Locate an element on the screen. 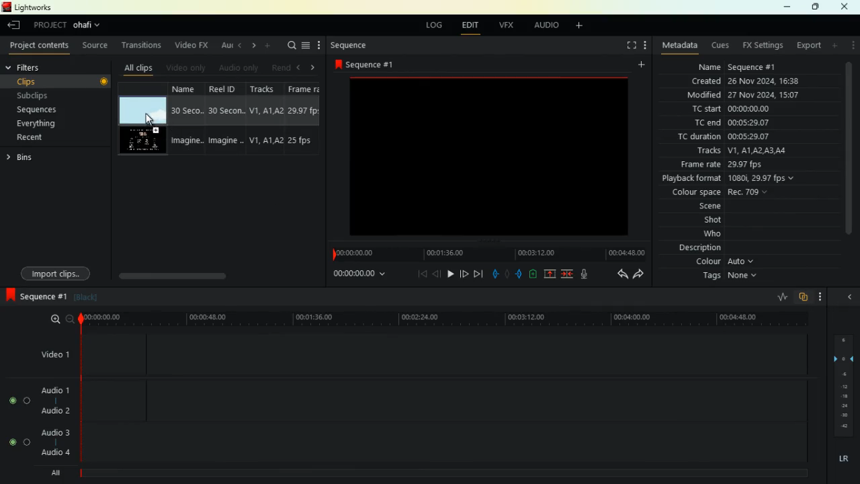 This screenshot has width=860, height=484.  Rec. 709  is located at coordinates (750, 192).